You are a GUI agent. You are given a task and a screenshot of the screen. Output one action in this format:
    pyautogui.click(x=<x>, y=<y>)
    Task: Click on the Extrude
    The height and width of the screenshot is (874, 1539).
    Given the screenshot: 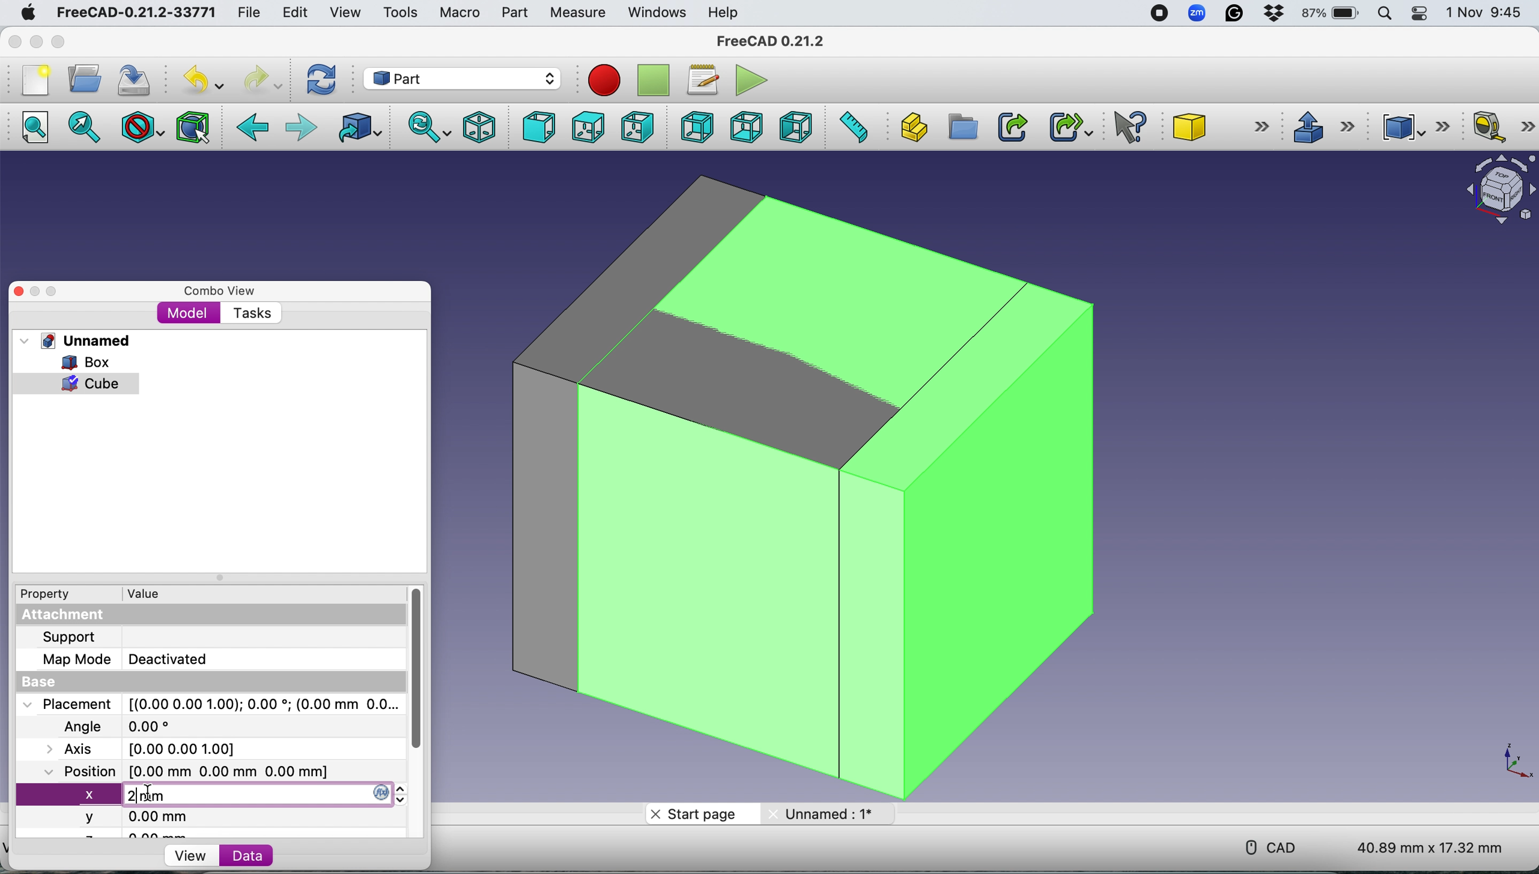 What is the action you would take?
    pyautogui.click(x=1323, y=125)
    